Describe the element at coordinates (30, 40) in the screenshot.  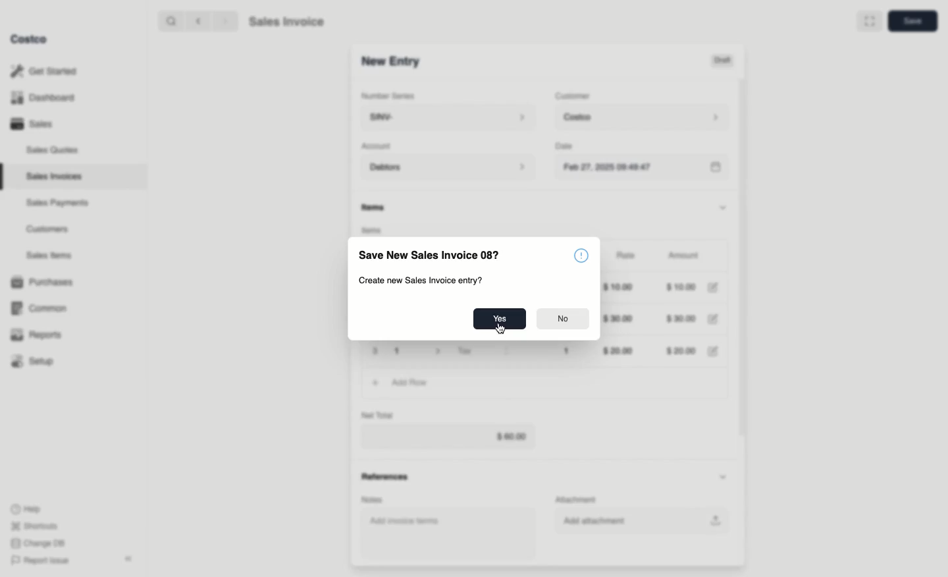
I see `Costco` at that location.